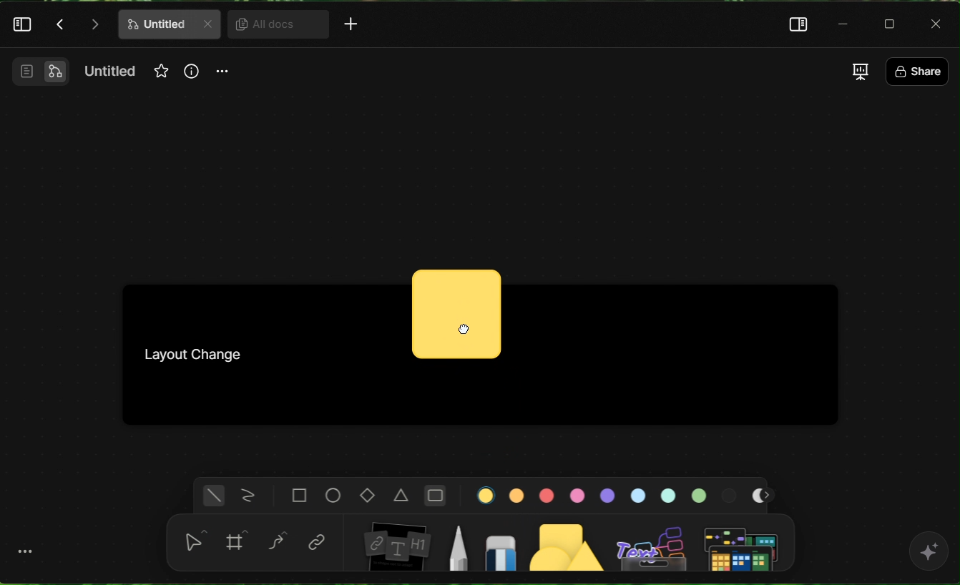  Describe the element at coordinates (246, 495) in the screenshot. I see `scribbled` at that location.